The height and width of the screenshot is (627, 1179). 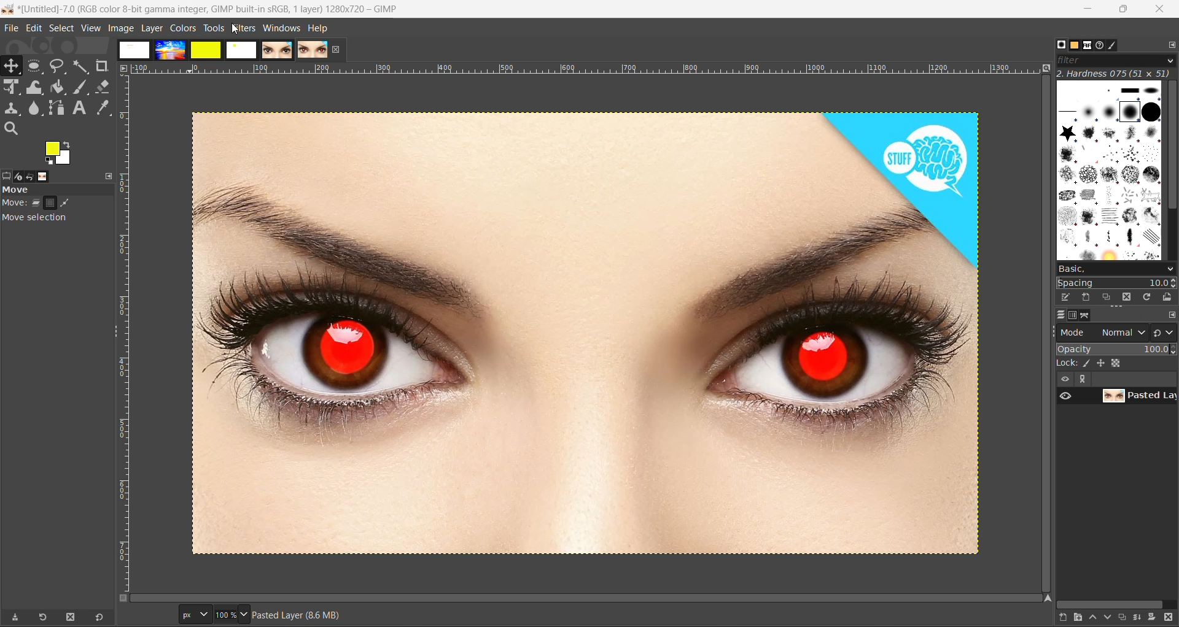 What do you see at coordinates (1090, 317) in the screenshot?
I see `path` at bounding box center [1090, 317].